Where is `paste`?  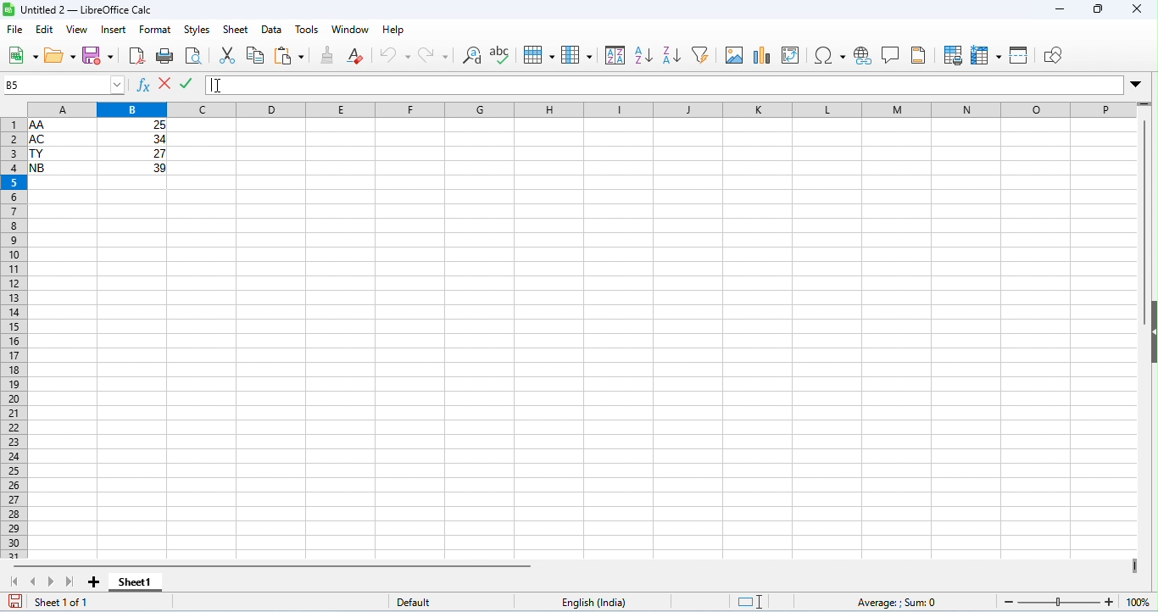
paste is located at coordinates (290, 55).